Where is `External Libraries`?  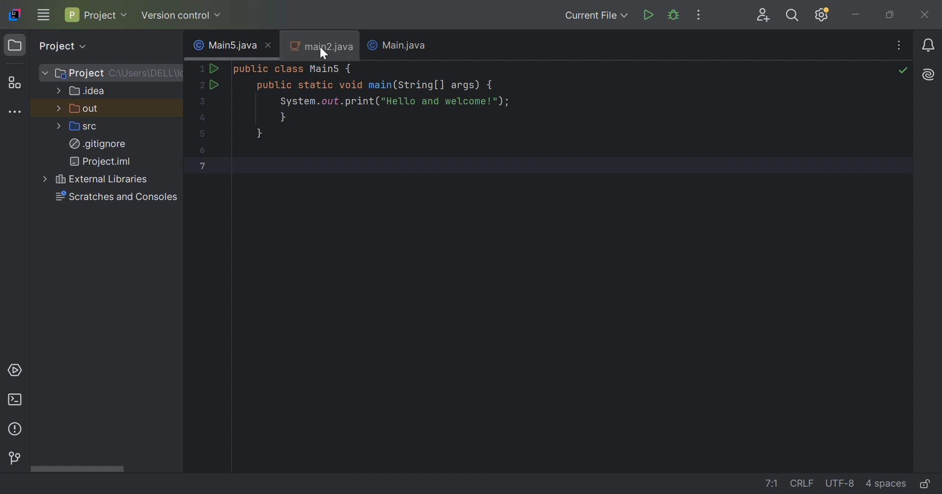
External Libraries is located at coordinates (103, 179).